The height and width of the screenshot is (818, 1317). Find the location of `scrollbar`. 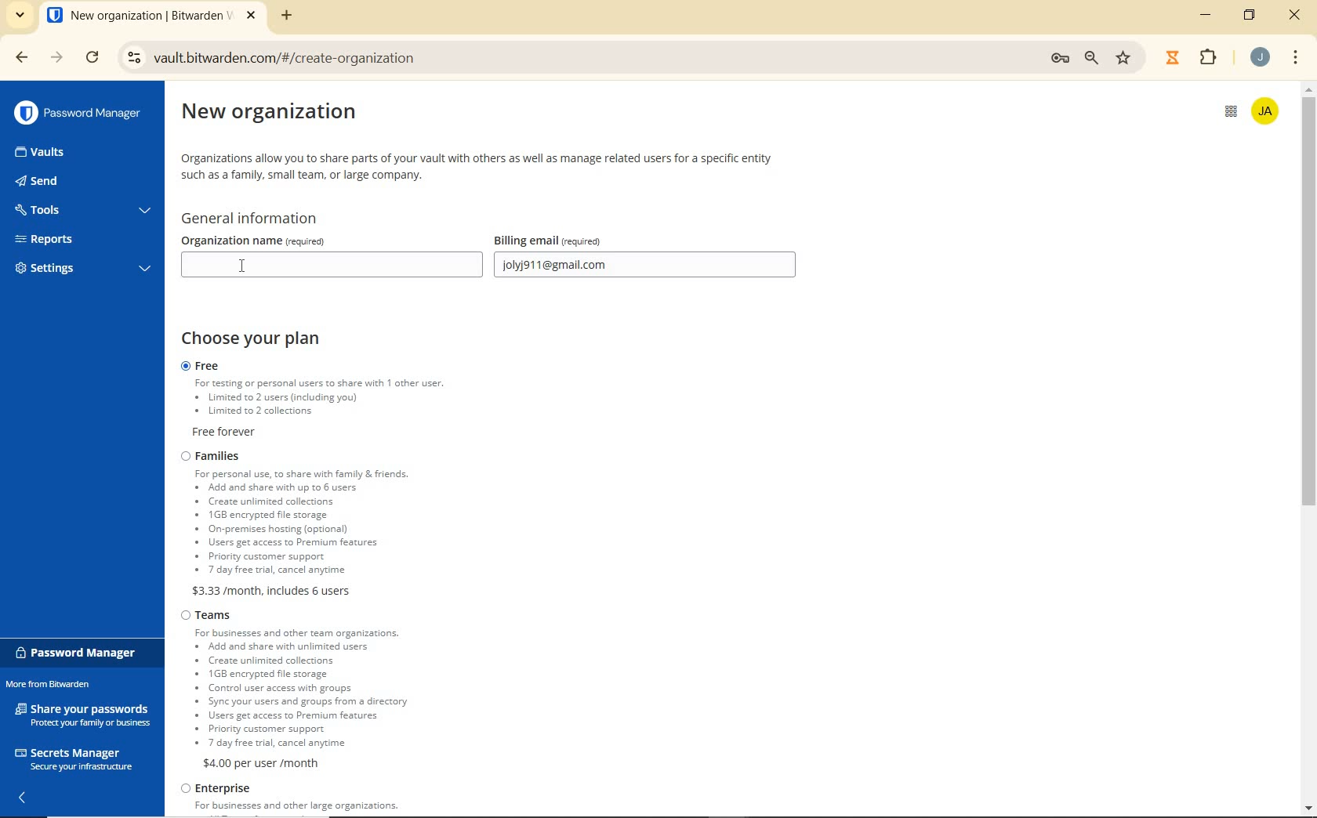

scrollbar is located at coordinates (1309, 447).